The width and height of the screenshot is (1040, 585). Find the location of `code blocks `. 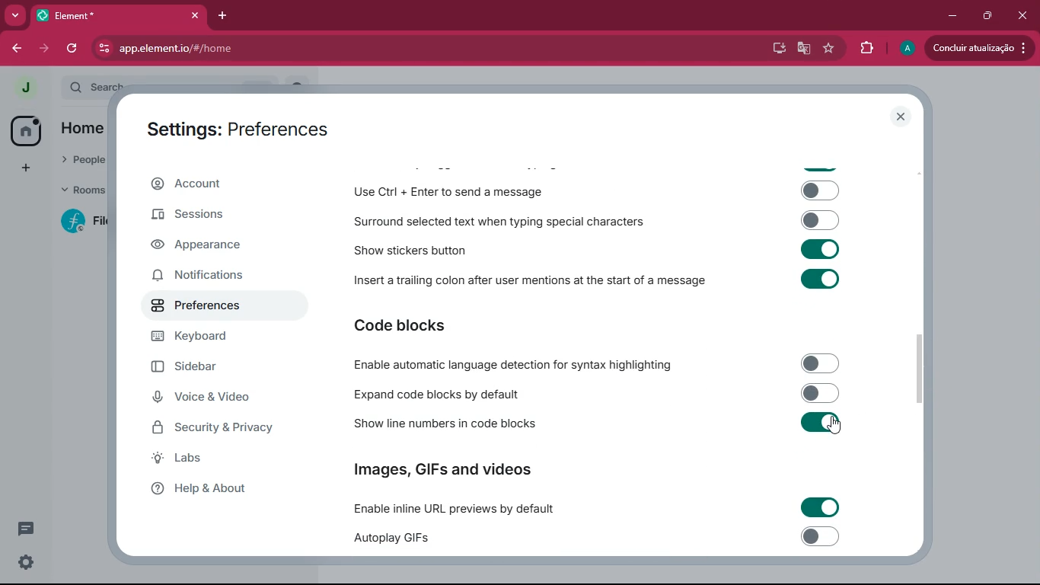

code blocks  is located at coordinates (410, 327).